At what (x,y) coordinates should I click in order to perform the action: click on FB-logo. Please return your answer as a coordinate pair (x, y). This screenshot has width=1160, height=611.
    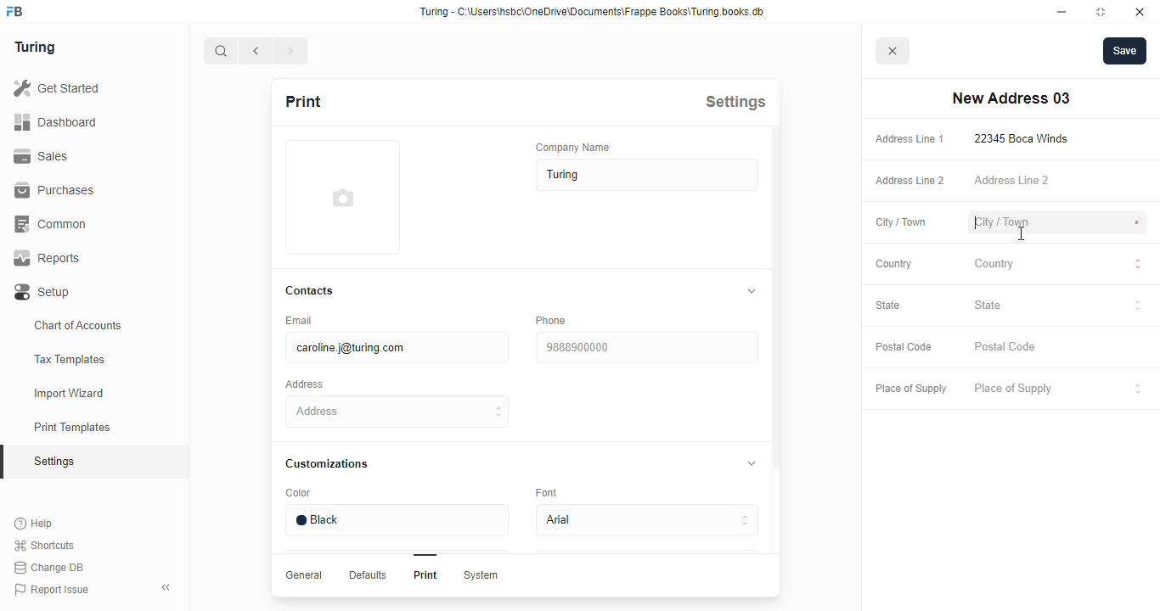
    Looking at the image, I should click on (14, 11).